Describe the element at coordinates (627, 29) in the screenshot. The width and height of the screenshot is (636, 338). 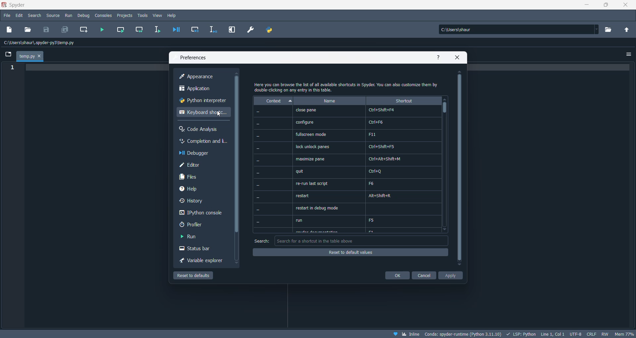
I see `parent directory` at that location.